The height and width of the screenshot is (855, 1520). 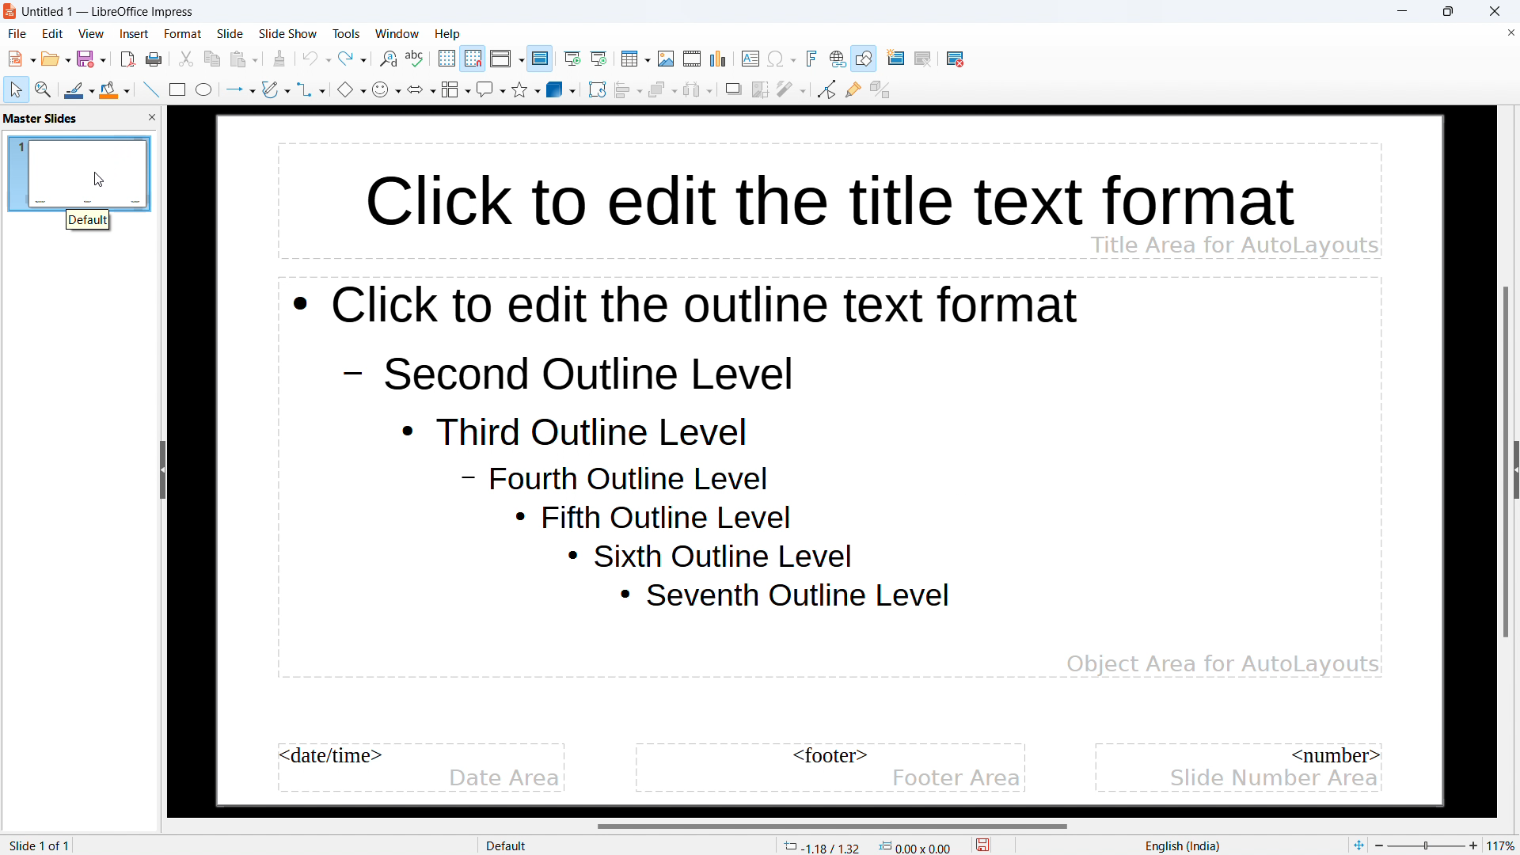 I want to click on footer area, so click(x=957, y=777).